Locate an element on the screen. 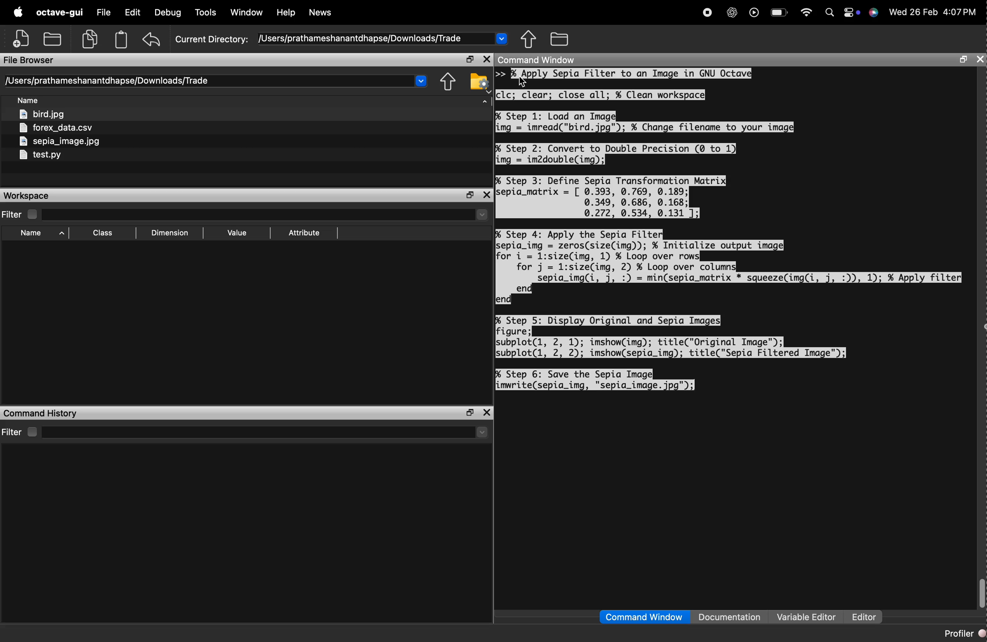  Attribute is located at coordinates (305, 233).